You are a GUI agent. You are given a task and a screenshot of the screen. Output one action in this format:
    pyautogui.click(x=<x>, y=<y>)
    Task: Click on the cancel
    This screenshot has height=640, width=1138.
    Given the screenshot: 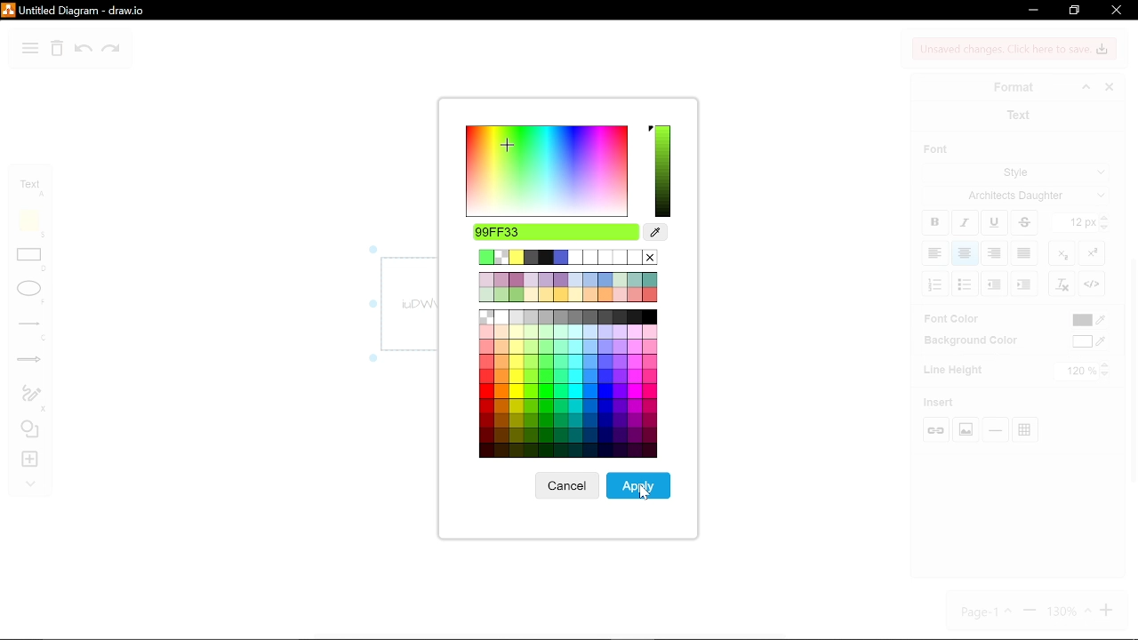 What is the action you would take?
    pyautogui.click(x=564, y=487)
    